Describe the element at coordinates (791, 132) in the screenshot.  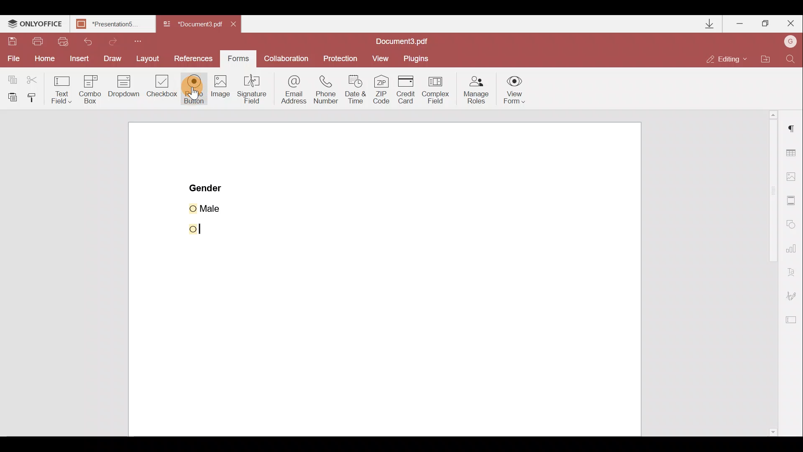
I see `Paragraph settings` at that location.